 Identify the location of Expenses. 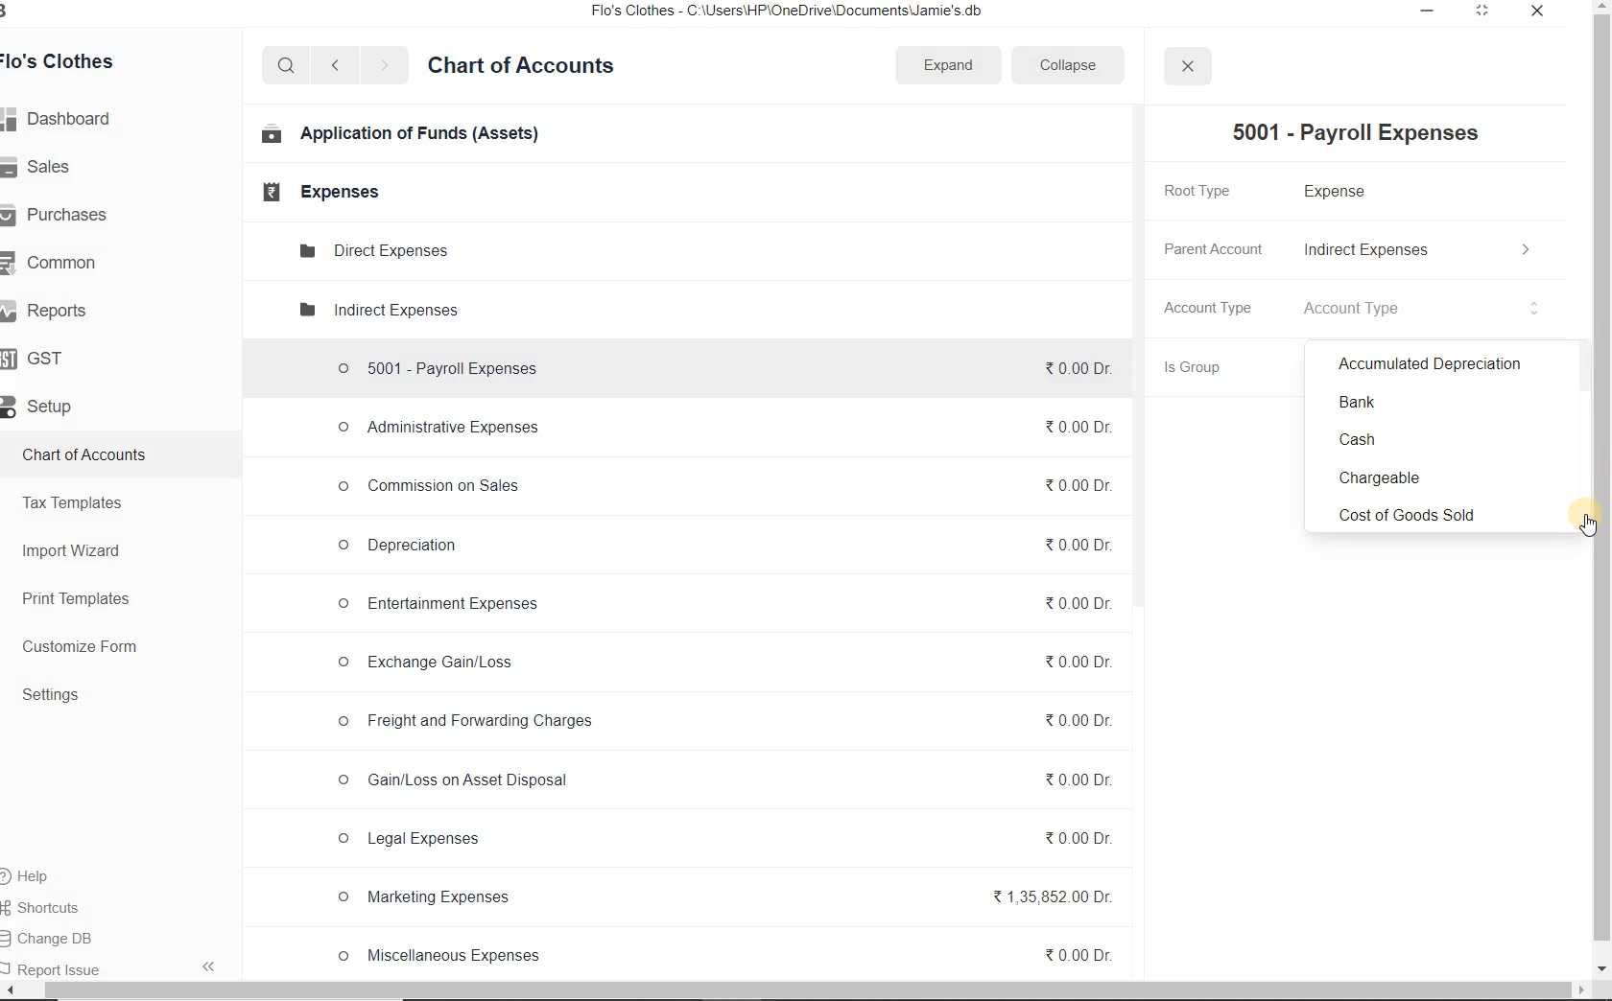
(319, 193).